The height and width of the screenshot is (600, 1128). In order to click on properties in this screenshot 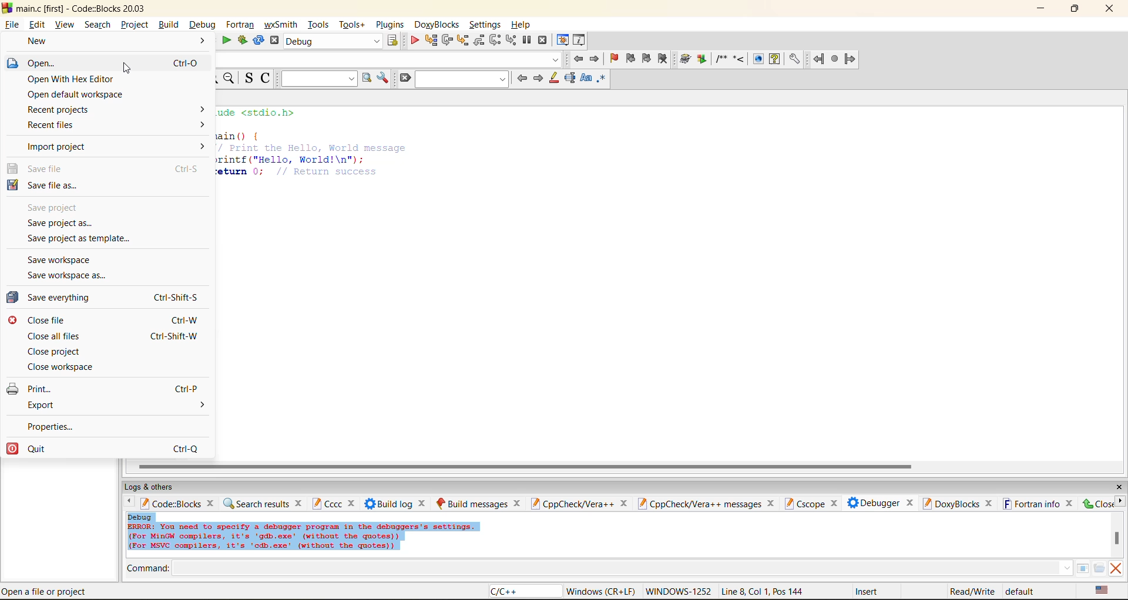, I will do `click(73, 424)`.